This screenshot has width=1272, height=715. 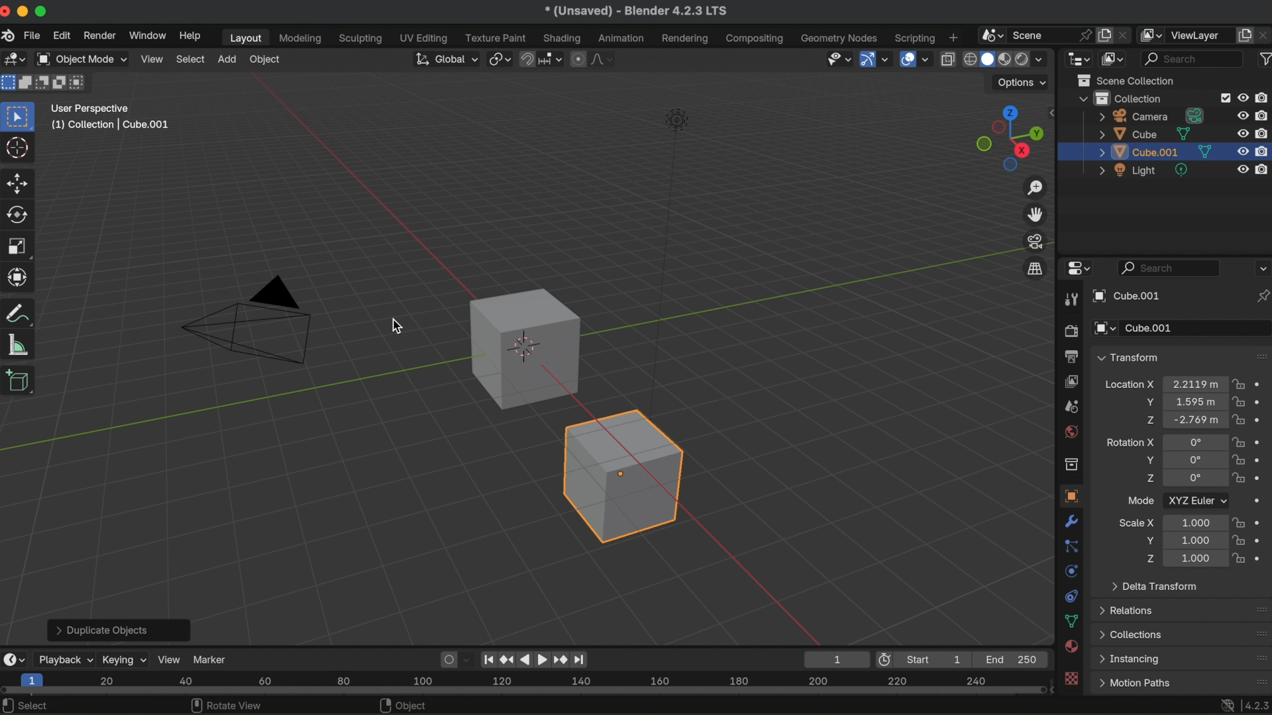 I want to click on animate property, so click(x=1261, y=459).